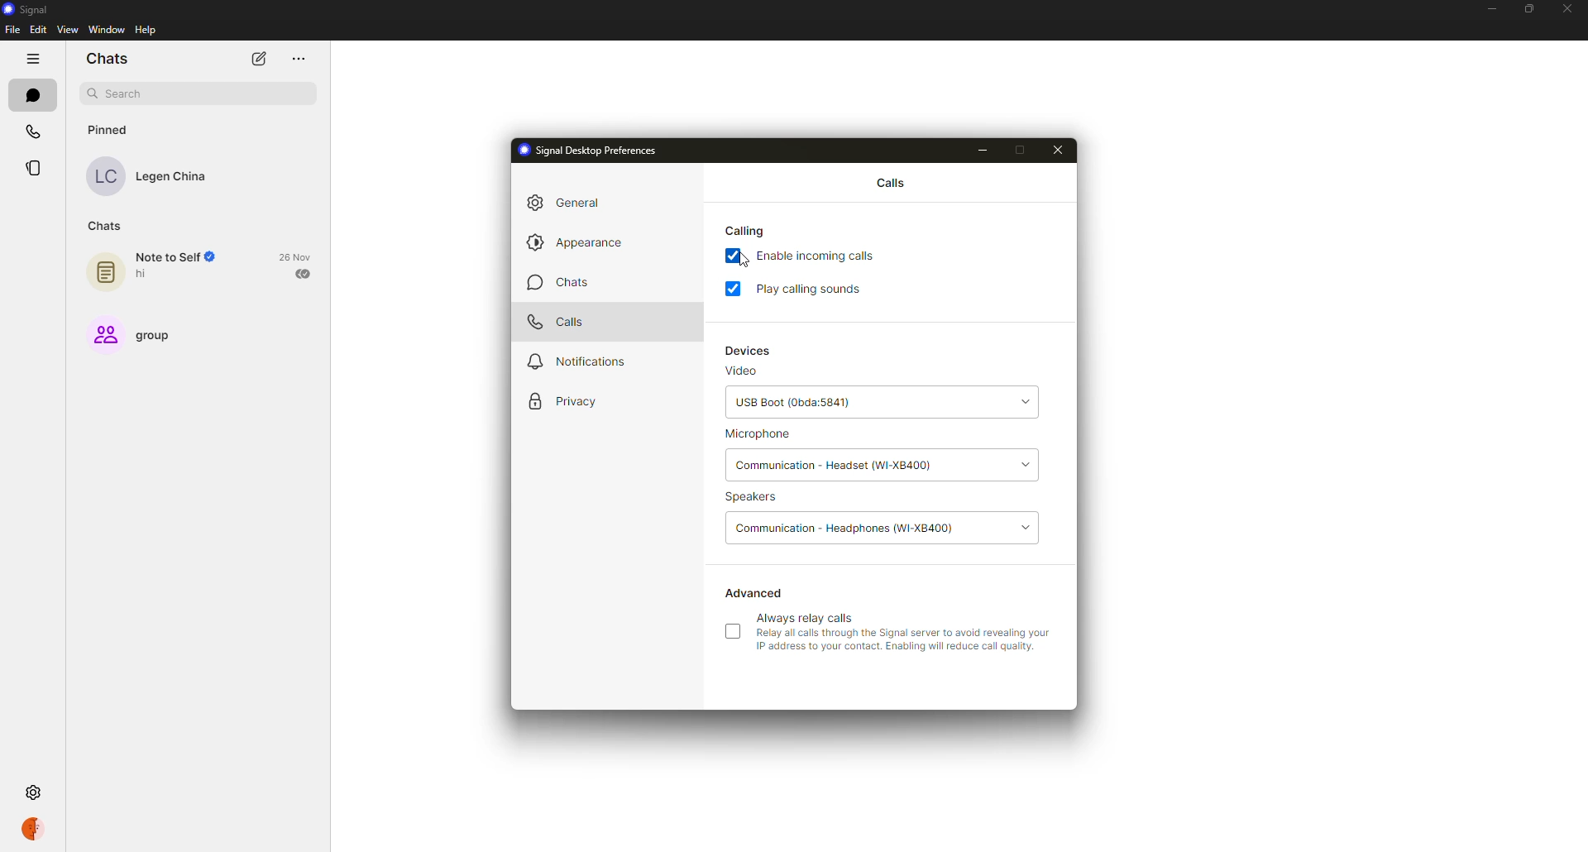  What do you see at coordinates (753, 497) in the screenshot?
I see `speakers` at bounding box center [753, 497].